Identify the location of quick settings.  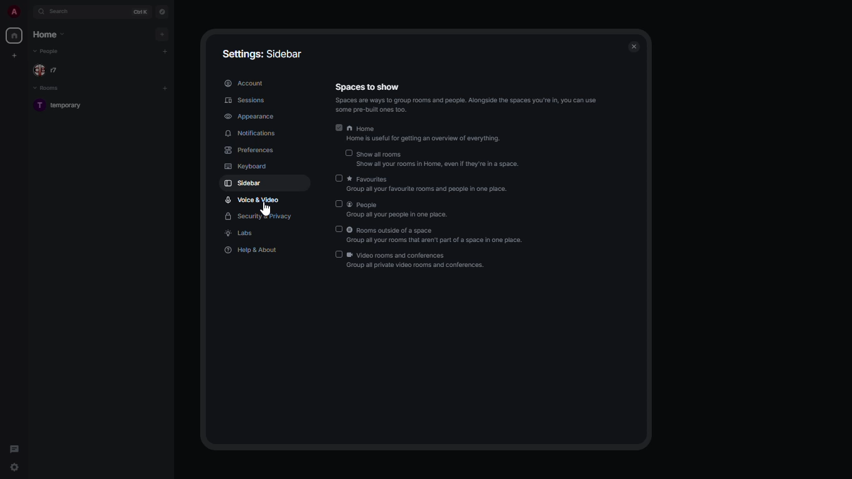
(13, 467).